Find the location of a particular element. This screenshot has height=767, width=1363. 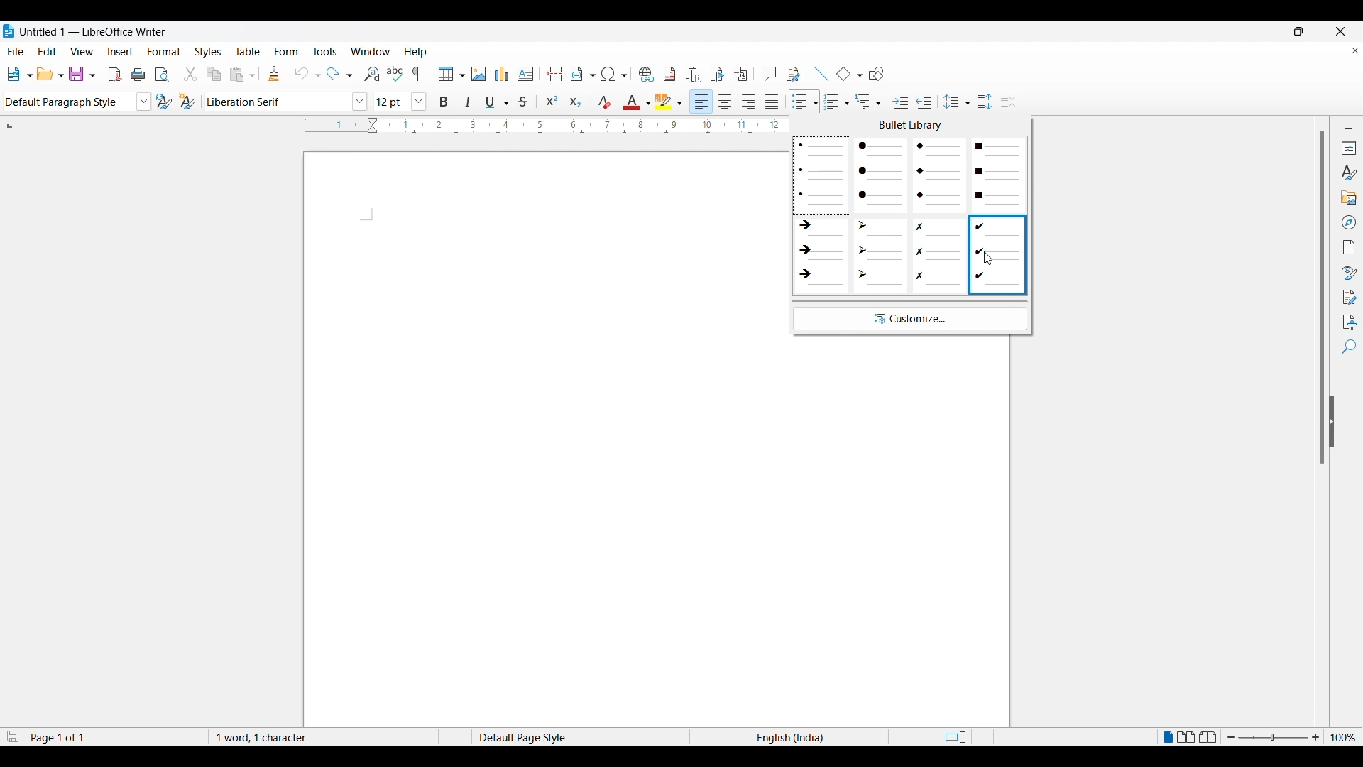

Standard selection is located at coordinates (965, 736).